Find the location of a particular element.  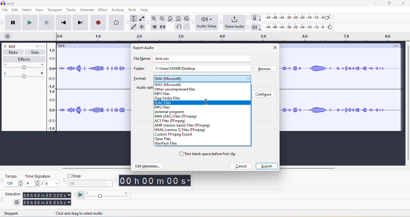

folder is located at coordinates (139, 69).